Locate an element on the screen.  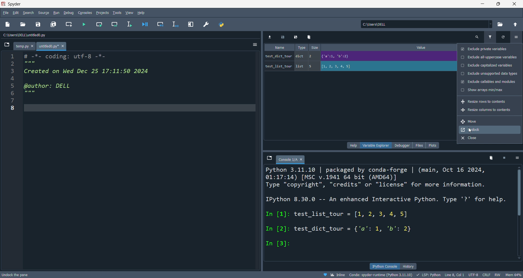
editor pane is located at coordinates (141, 161).